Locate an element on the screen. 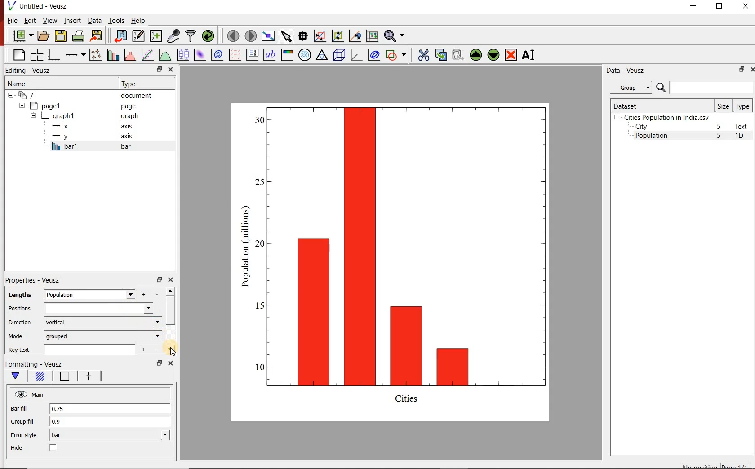  graph1 is located at coordinates (86, 116).